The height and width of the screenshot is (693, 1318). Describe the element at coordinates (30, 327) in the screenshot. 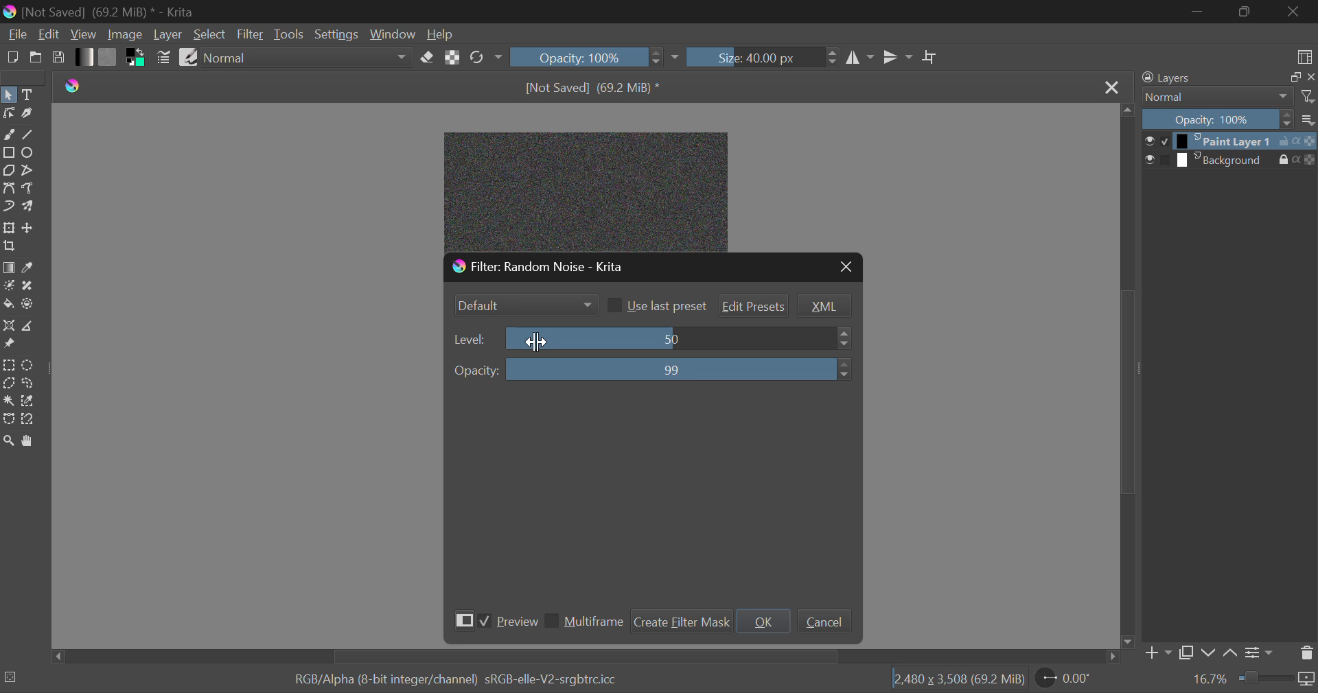

I see `Measurement` at that location.